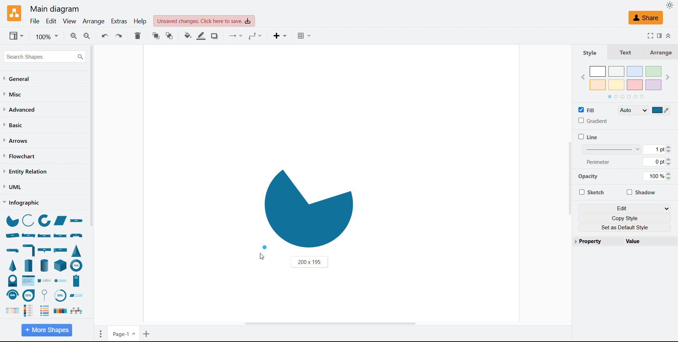 The image size is (678, 342). I want to click on Page 1 , so click(124, 333).